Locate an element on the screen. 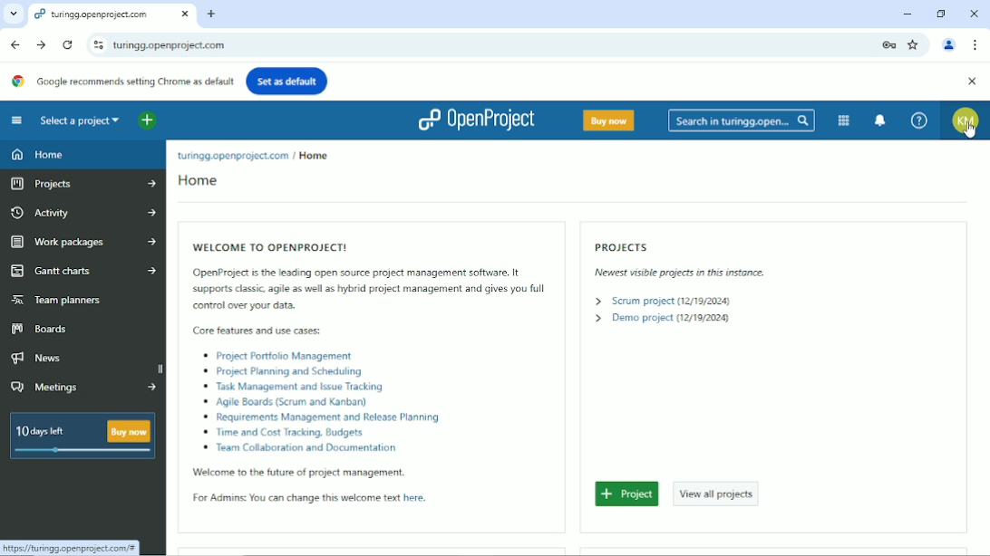 This screenshot has height=556, width=990. Open quick add menu is located at coordinates (147, 121).